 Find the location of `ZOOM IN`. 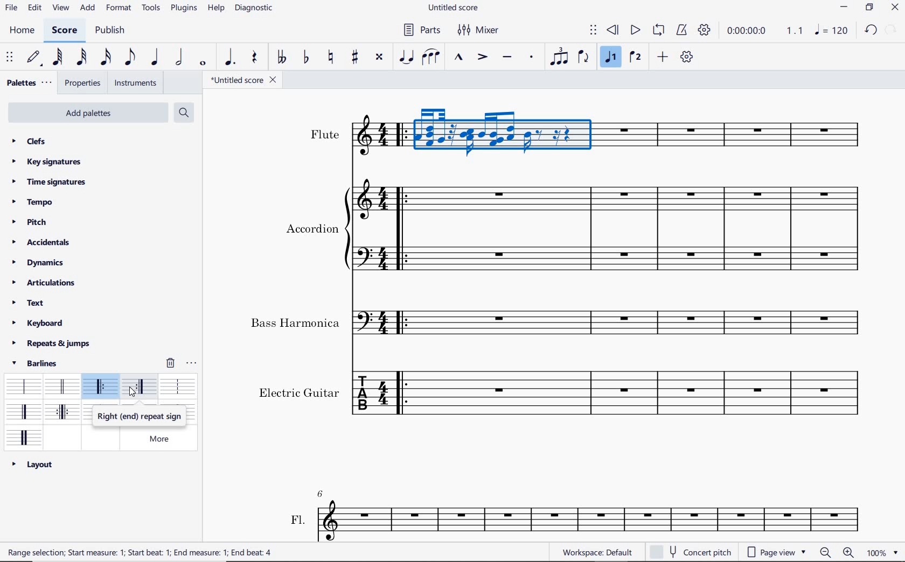

ZOOM IN is located at coordinates (849, 552).